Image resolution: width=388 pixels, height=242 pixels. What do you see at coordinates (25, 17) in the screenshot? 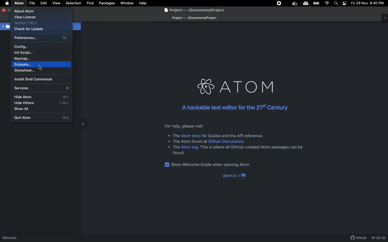
I see `View license` at bounding box center [25, 17].